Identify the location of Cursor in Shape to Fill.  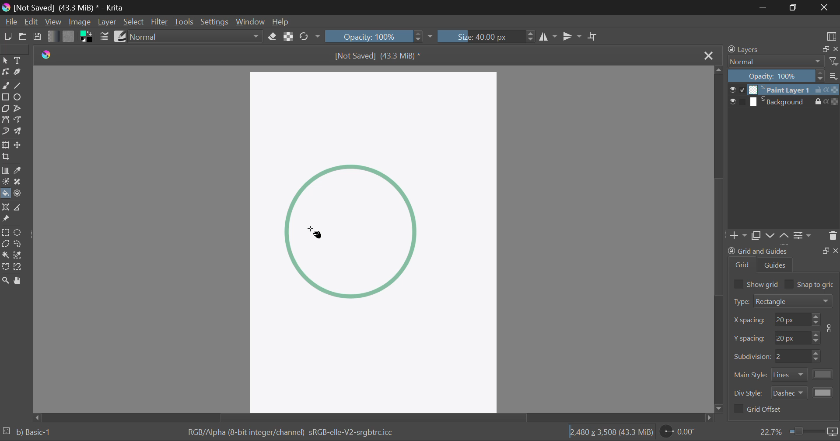
(320, 230).